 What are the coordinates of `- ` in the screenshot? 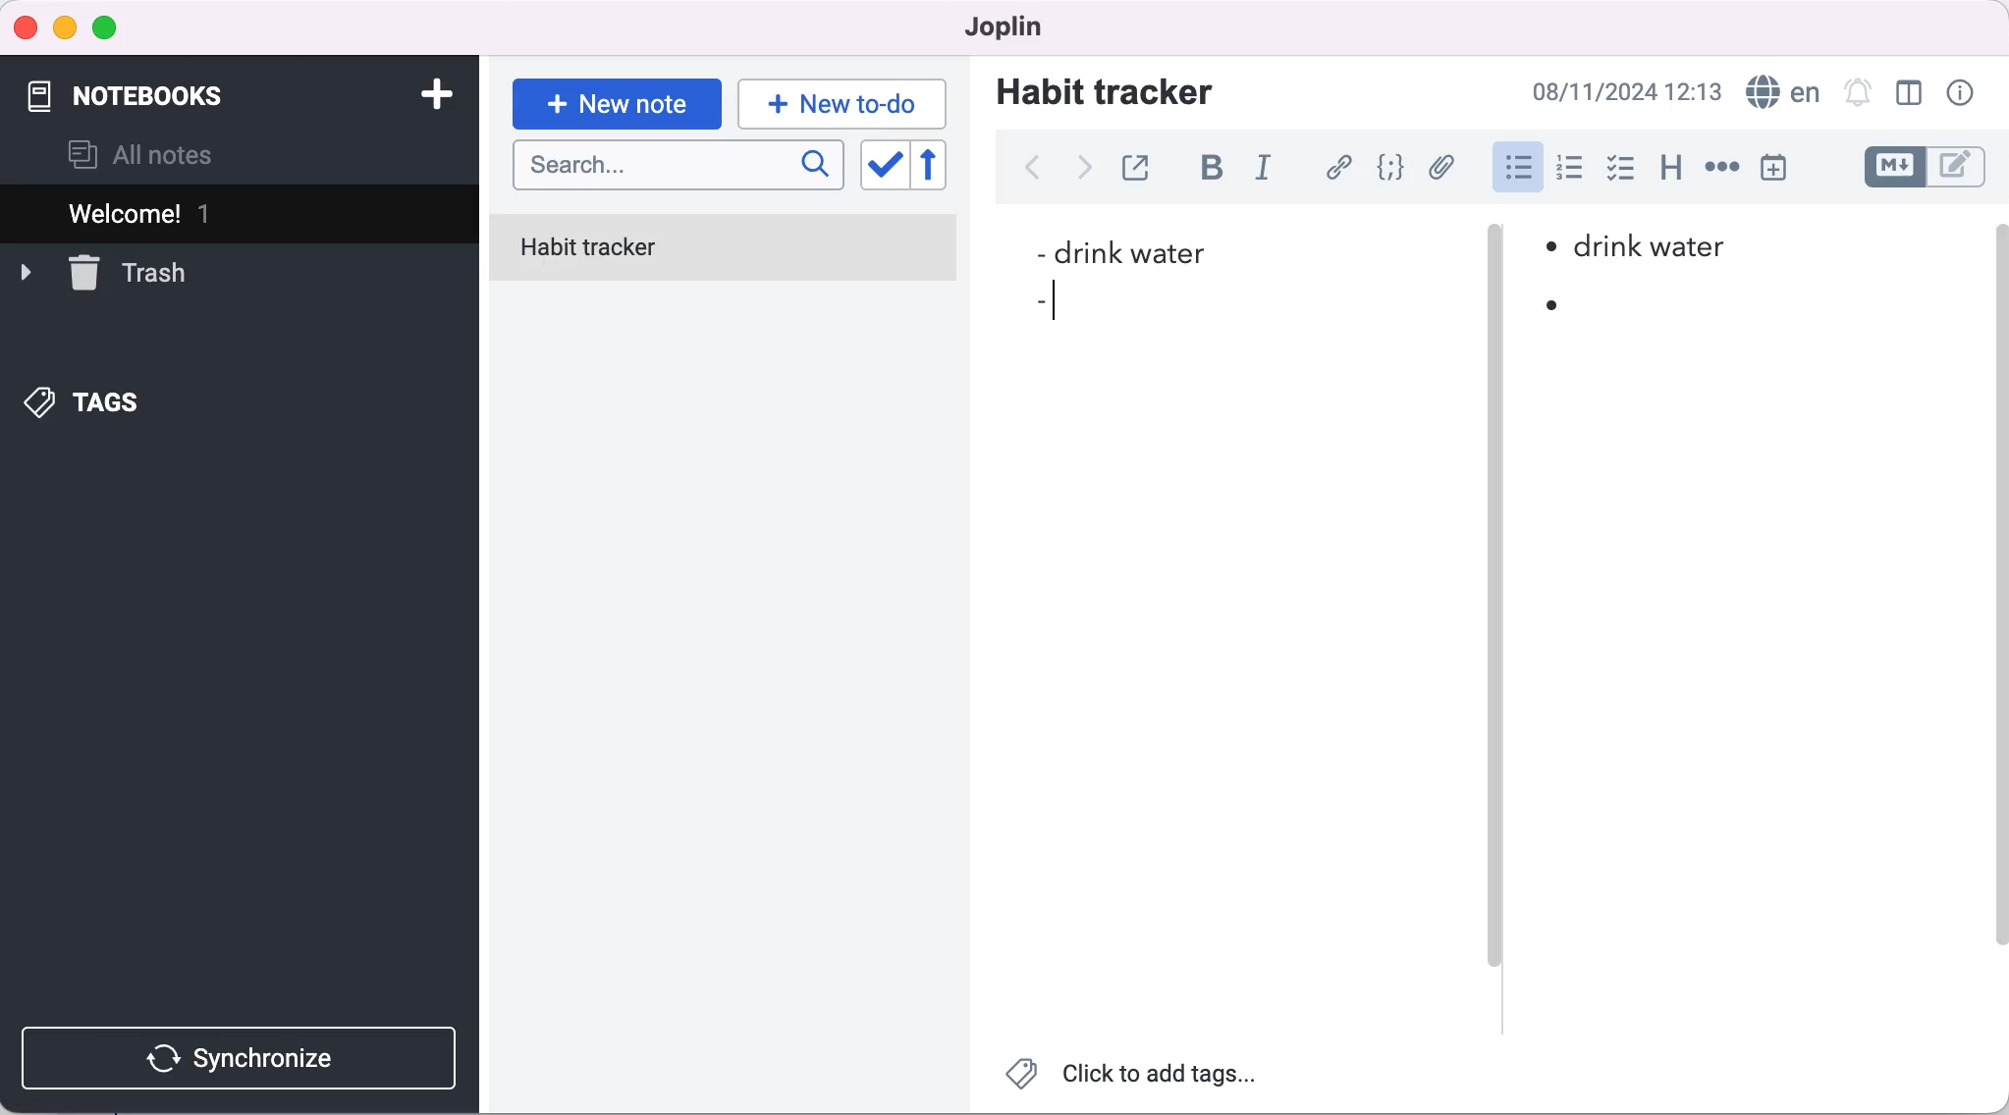 It's located at (1039, 304).